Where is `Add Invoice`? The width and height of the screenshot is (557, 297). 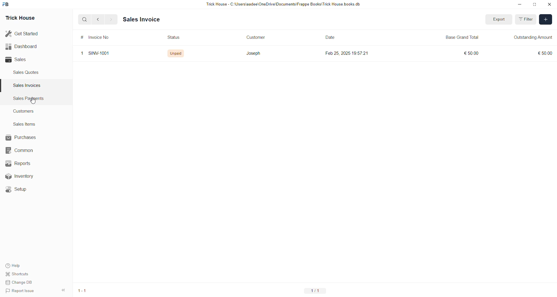 Add Invoice is located at coordinates (546, 19).